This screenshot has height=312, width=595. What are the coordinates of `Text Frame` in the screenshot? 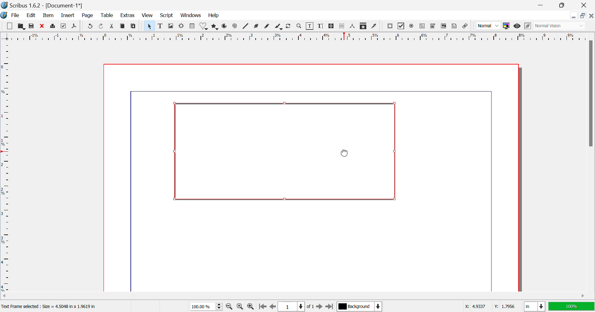 It's located at (161, 27).